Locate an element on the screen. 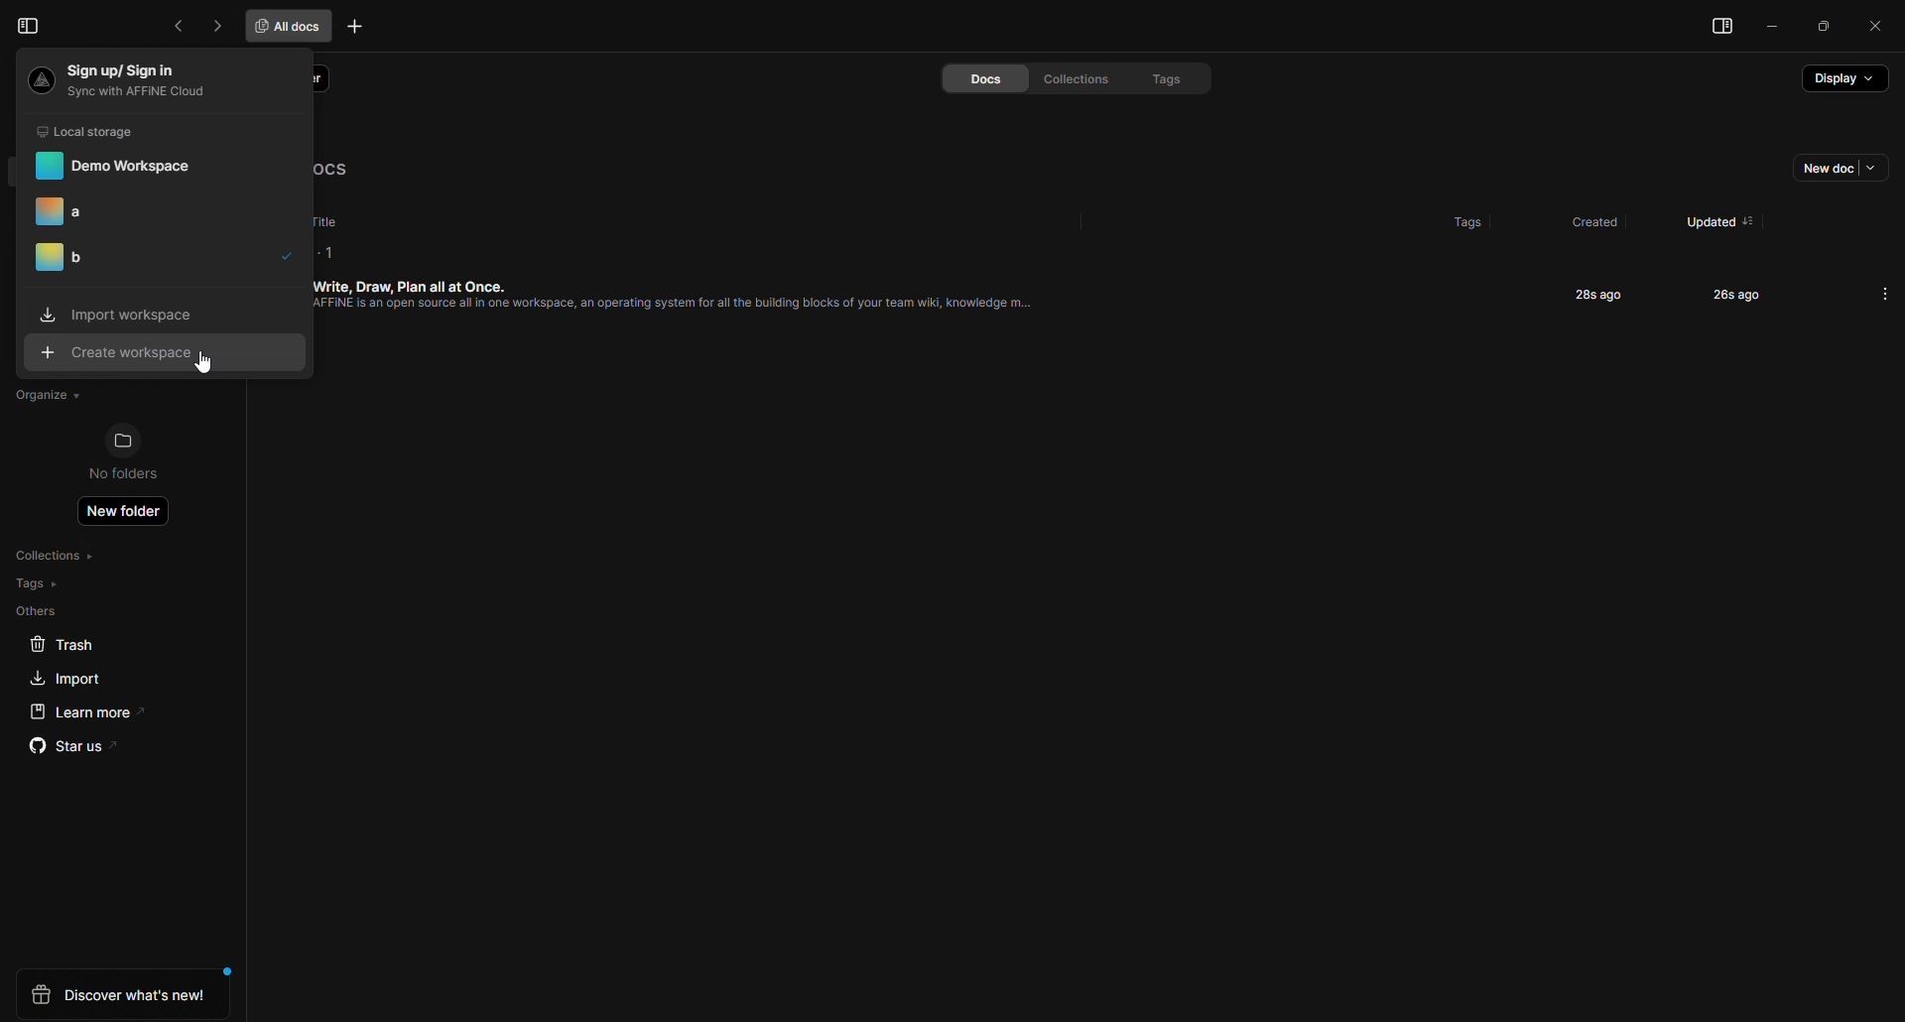 This screenshot has height=1022, width=1905. display is located at coordinates (1842, 84).